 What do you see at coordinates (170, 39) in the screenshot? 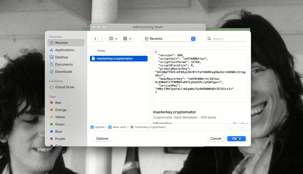
I see `Recents` at bounding box center [170, 39].